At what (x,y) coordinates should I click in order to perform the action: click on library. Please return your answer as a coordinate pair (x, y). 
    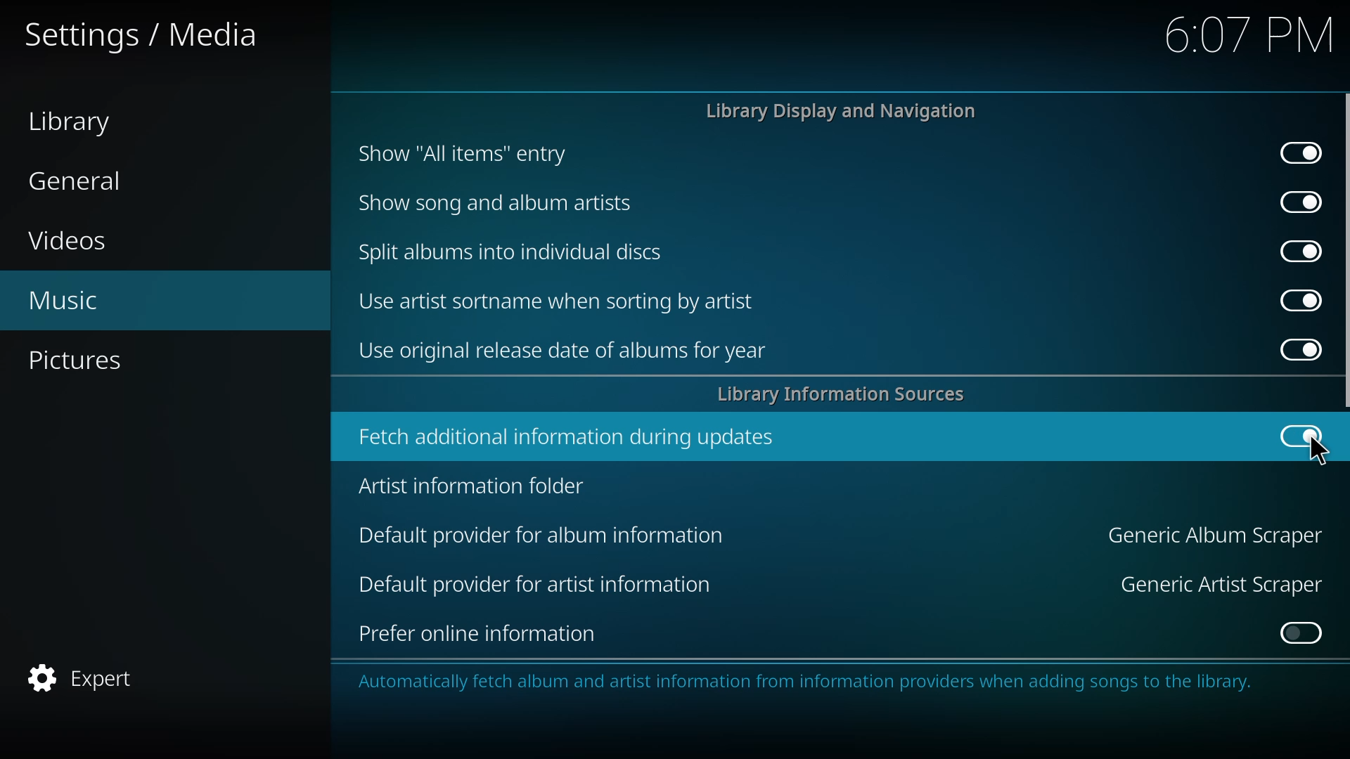
    Looking at the image, I should click on (77, 119).